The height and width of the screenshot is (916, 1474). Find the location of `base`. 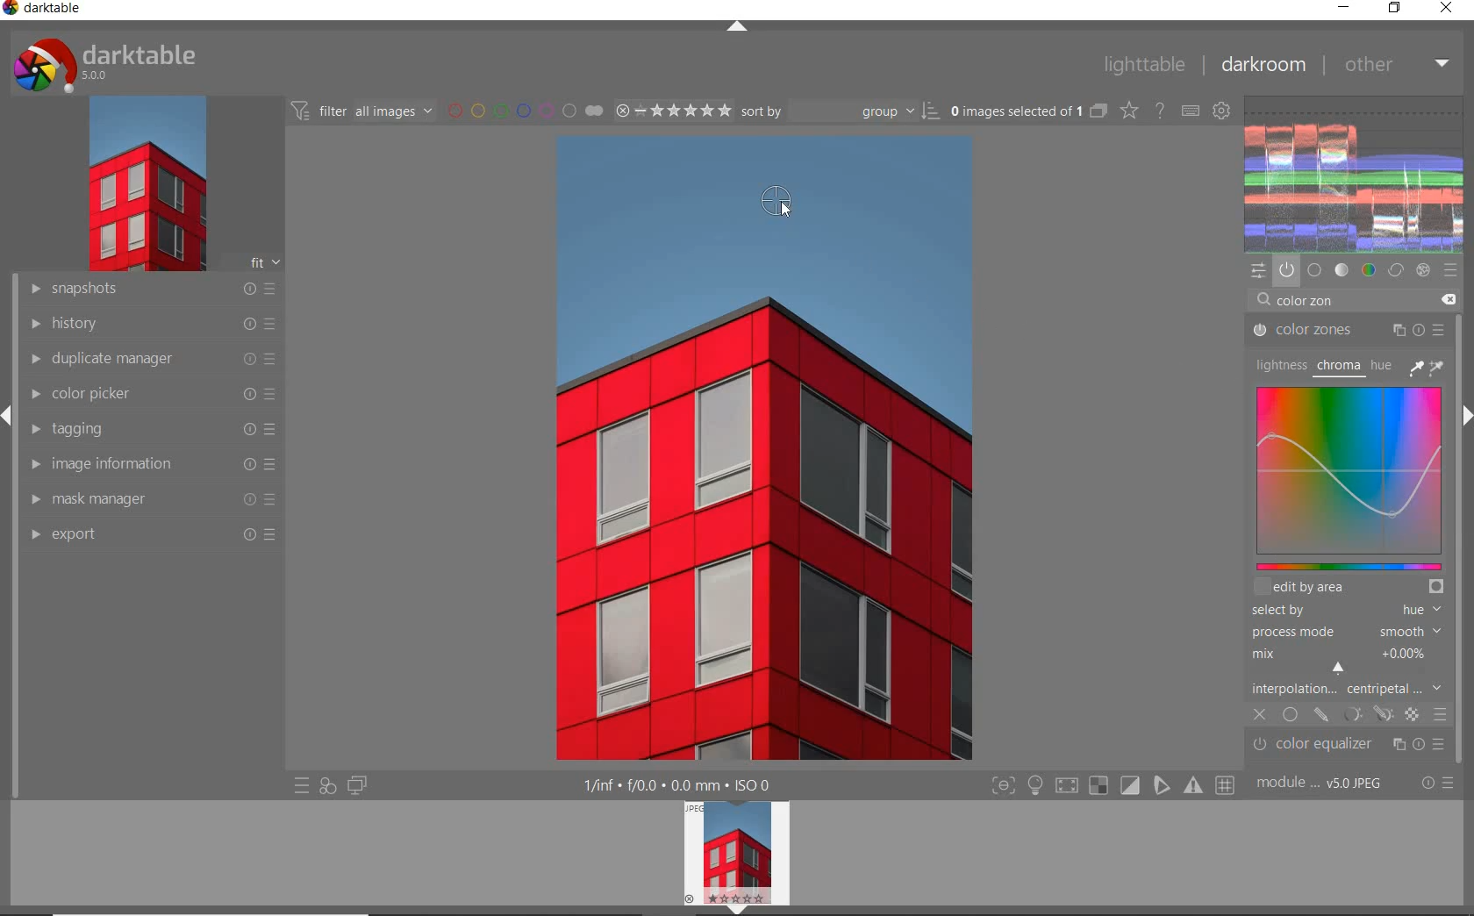

base is located at coordinates (1314, 268).